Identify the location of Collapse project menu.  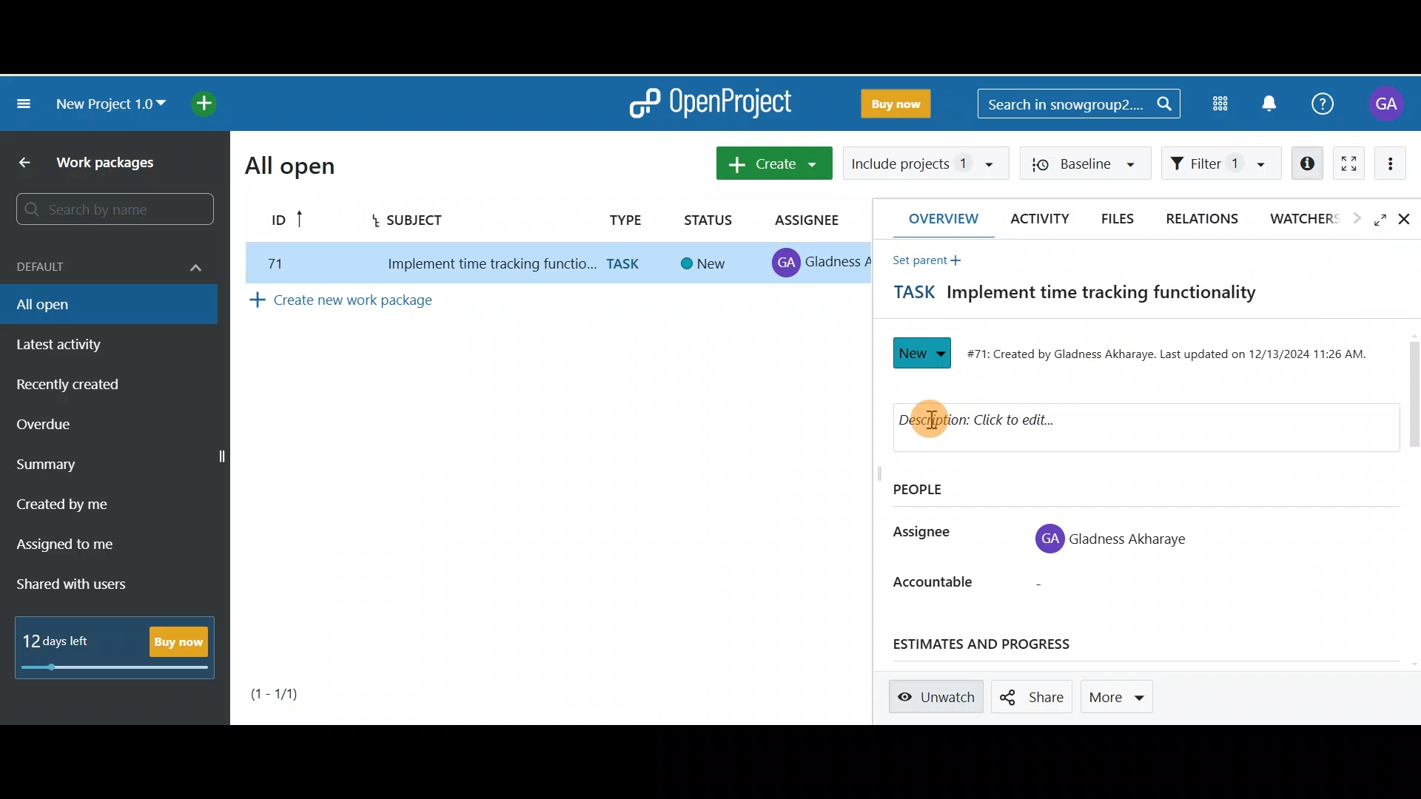
(25, 107).